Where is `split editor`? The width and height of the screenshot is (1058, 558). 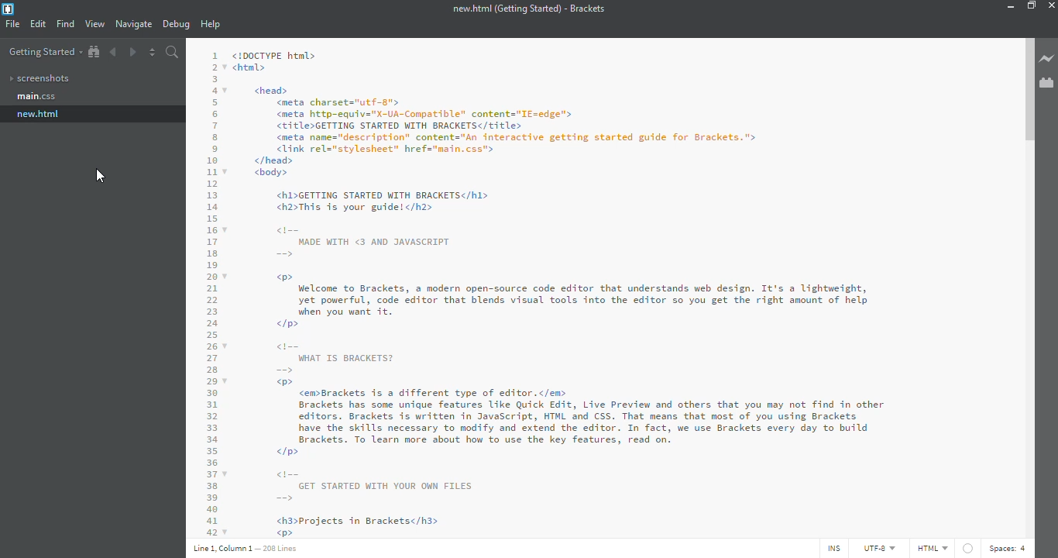
split editor is located at coordinates (153, 52).